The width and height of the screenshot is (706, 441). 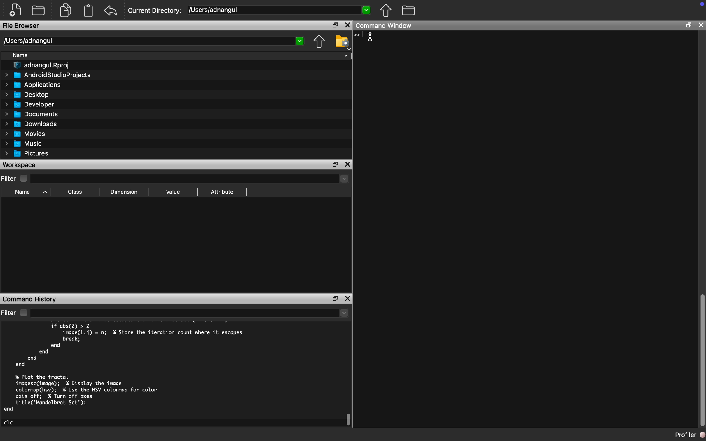 I want to click on Cursor, so click(x=371, y=38).